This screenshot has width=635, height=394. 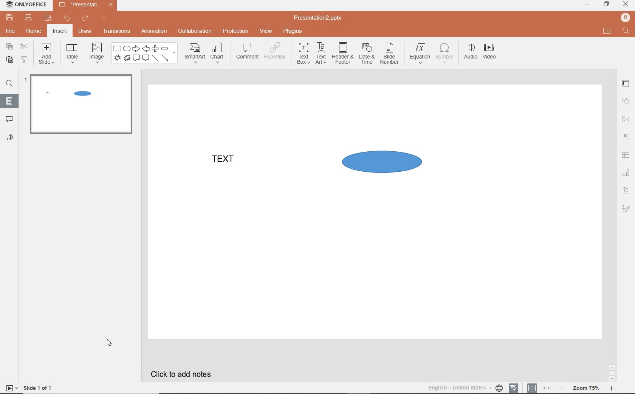 I want to click on print, so click(x=29, y=18).